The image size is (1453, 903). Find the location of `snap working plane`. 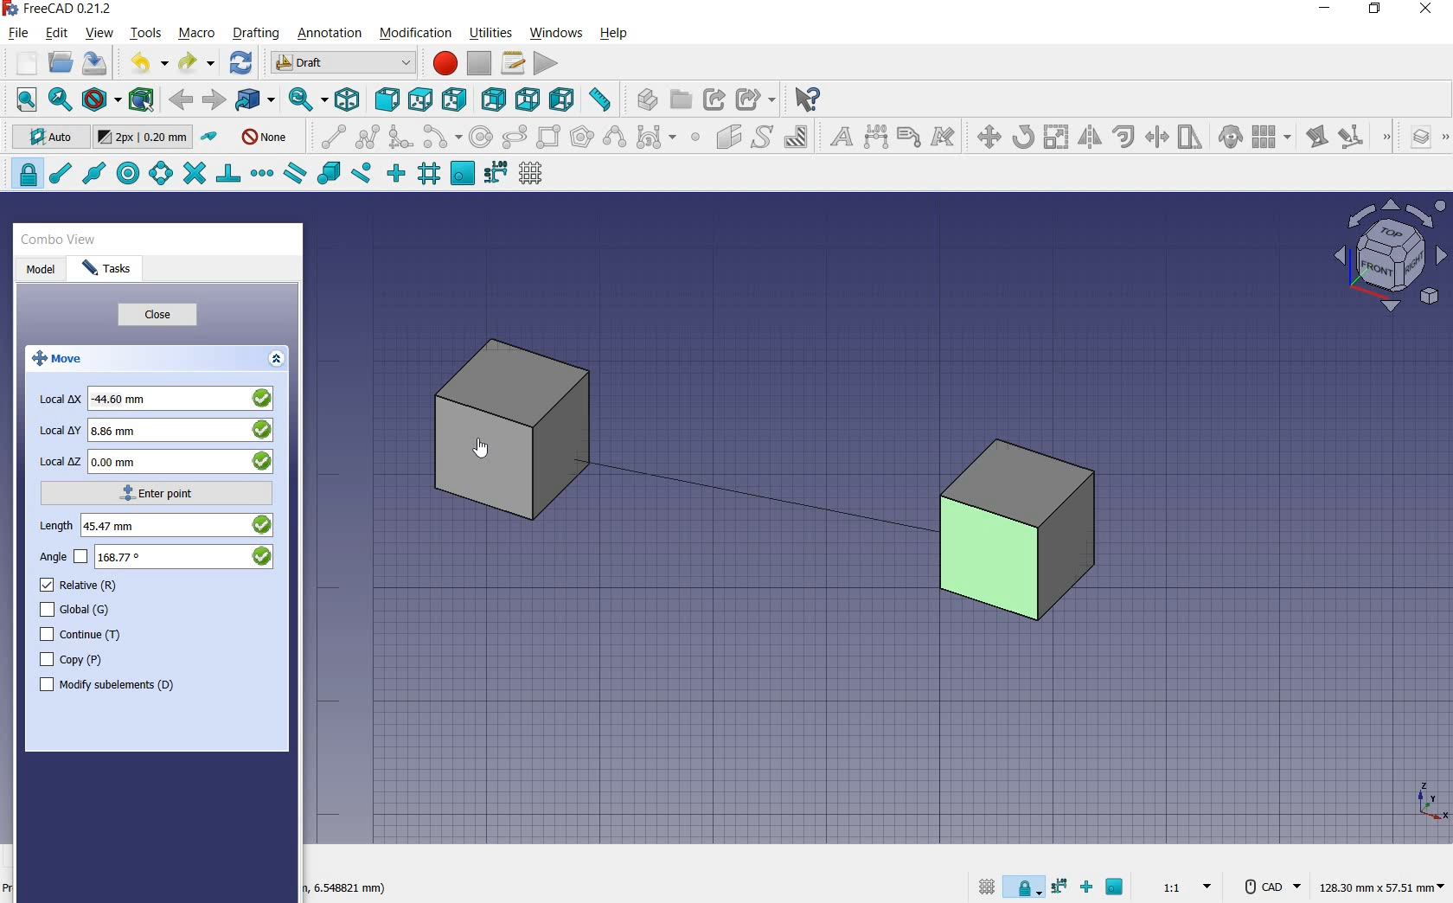

snap working plane is located at coordinates (464, 174).